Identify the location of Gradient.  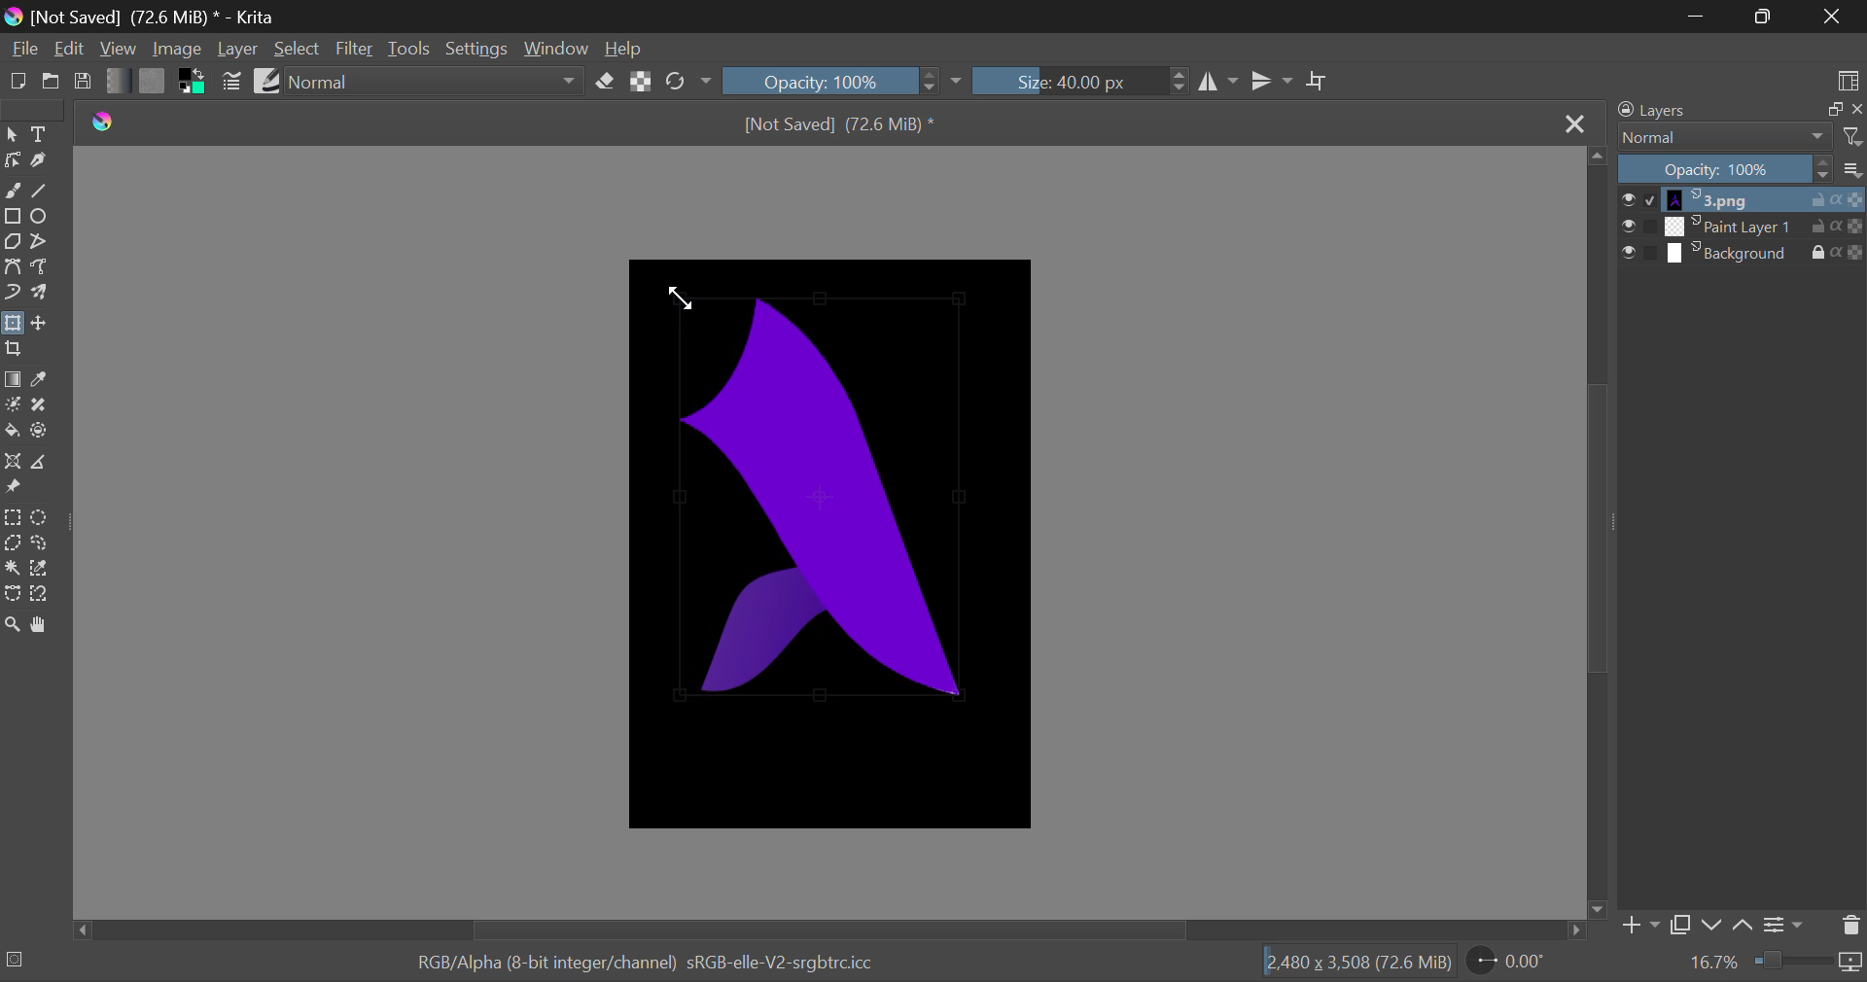
(116, 82).